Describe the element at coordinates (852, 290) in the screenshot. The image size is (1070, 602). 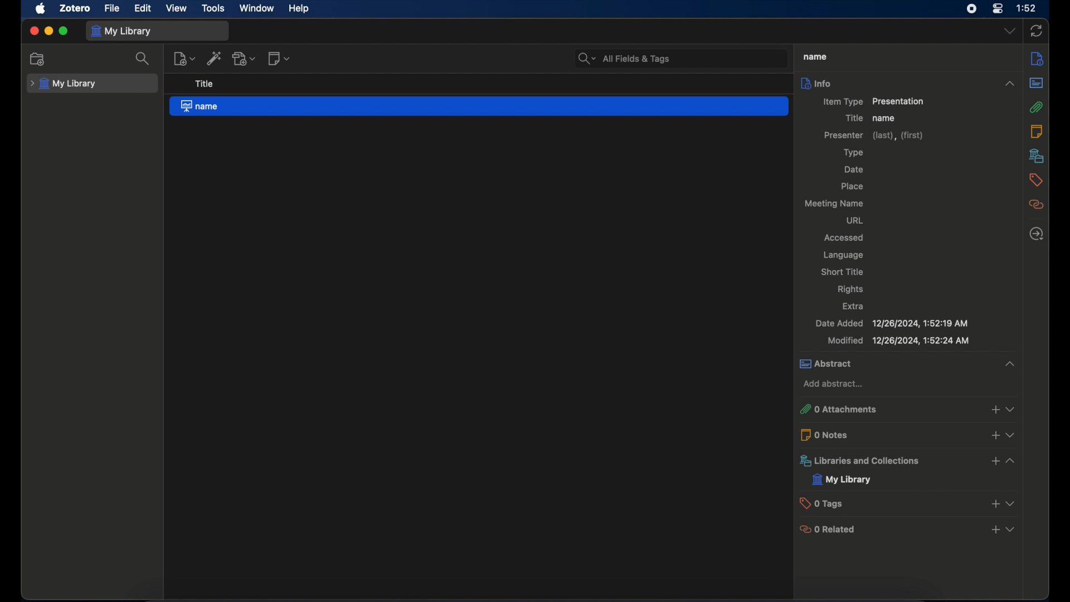
I see `rights` at that location.